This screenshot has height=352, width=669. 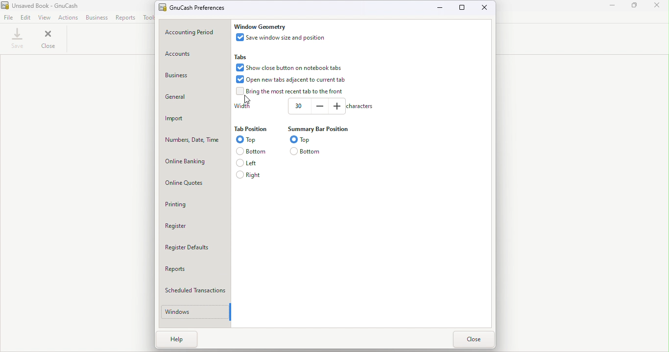 What do you see at coordinates (441, 7) in the screenshot?
I see `Minimize` at bounding box center [441, 7].